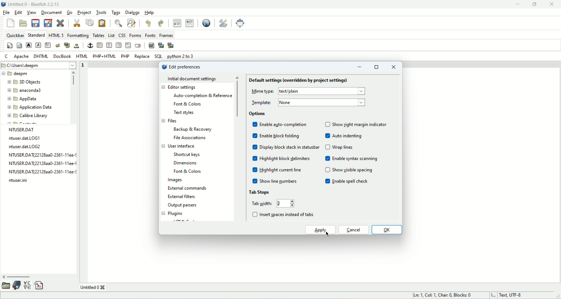  Describe the element at coordinates (41, 155) in the screenshot. I see `NTUSER.DAT{22128aa0-2361-11ee-¢` at that location.